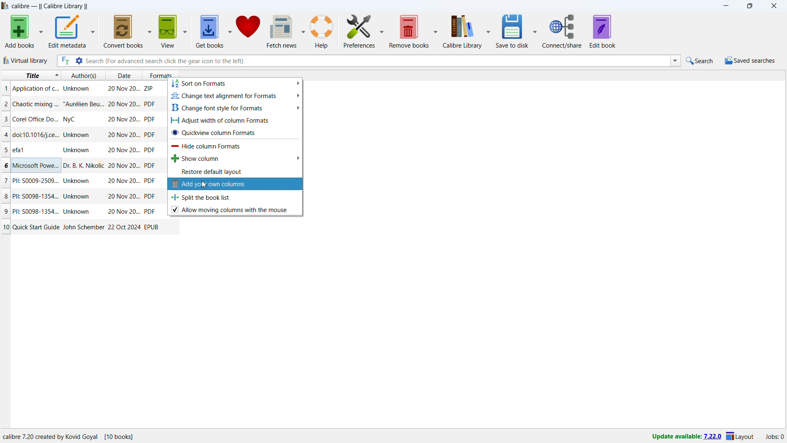 The image size is (787, 443). I want to click on calibre library, so click(462, 31).